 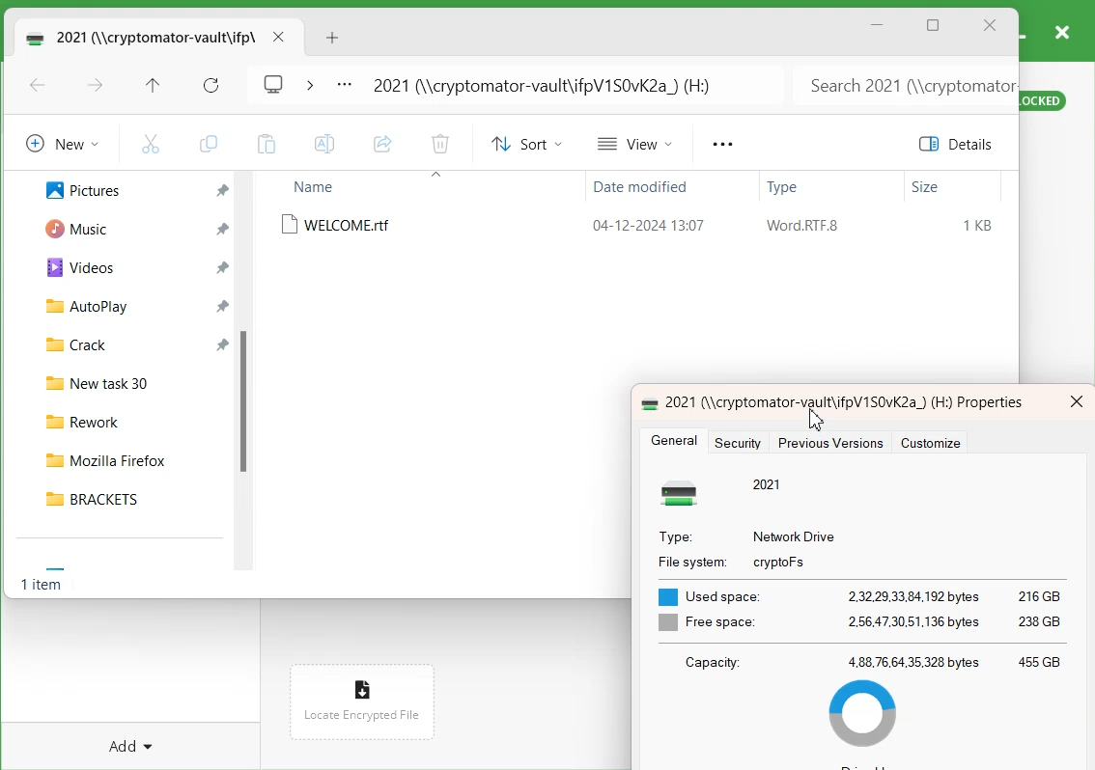 I want to click on File icon, so click(x=359, y=684).